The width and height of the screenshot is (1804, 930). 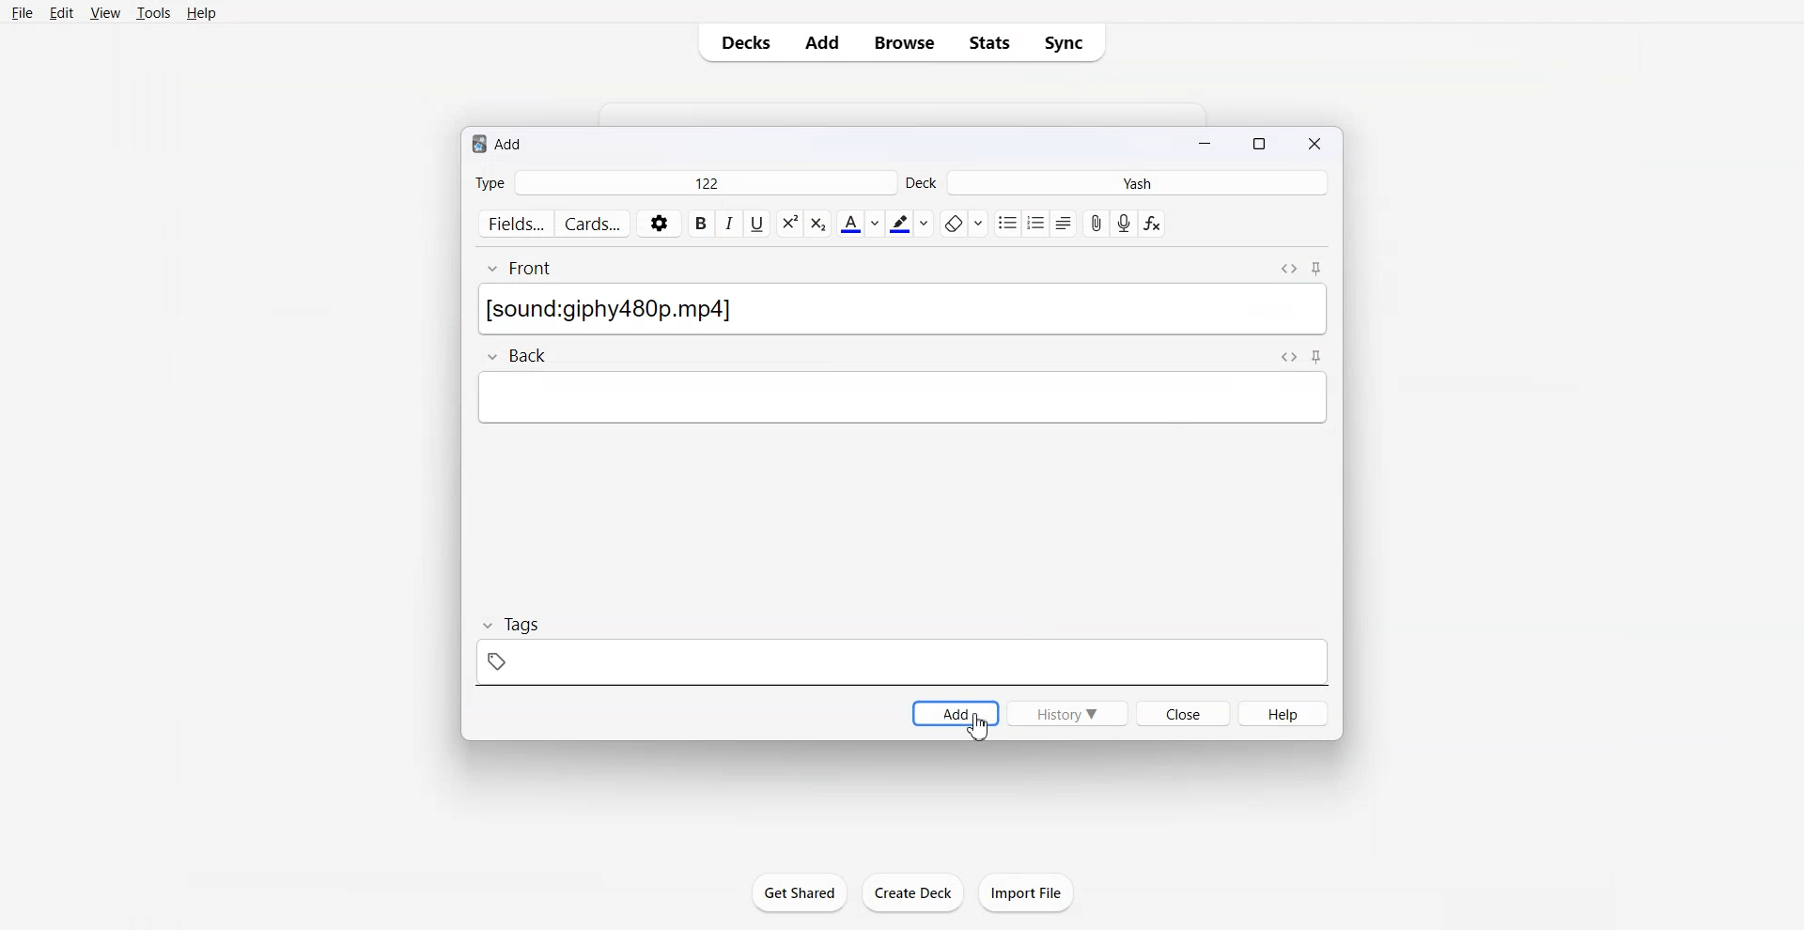 What do you see at coordinates (707, 182) in the screenshot?
I see `122` at bounding box center [707, 182].